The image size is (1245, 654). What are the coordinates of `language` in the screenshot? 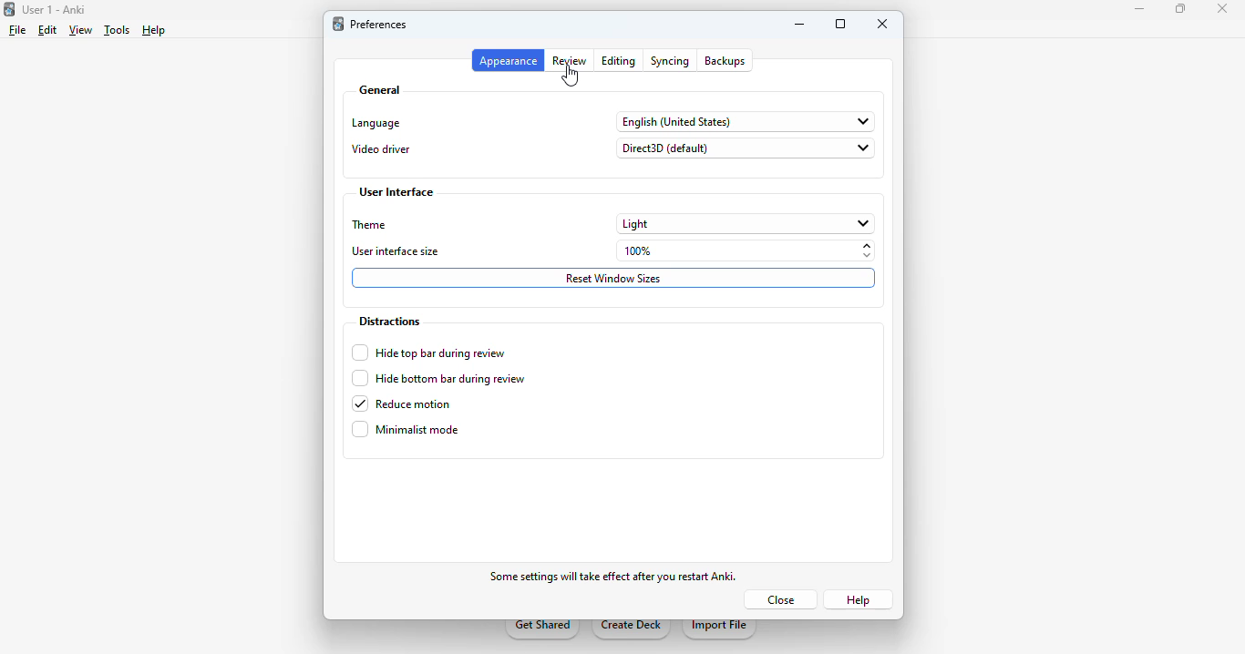 It's located at (376, 123).